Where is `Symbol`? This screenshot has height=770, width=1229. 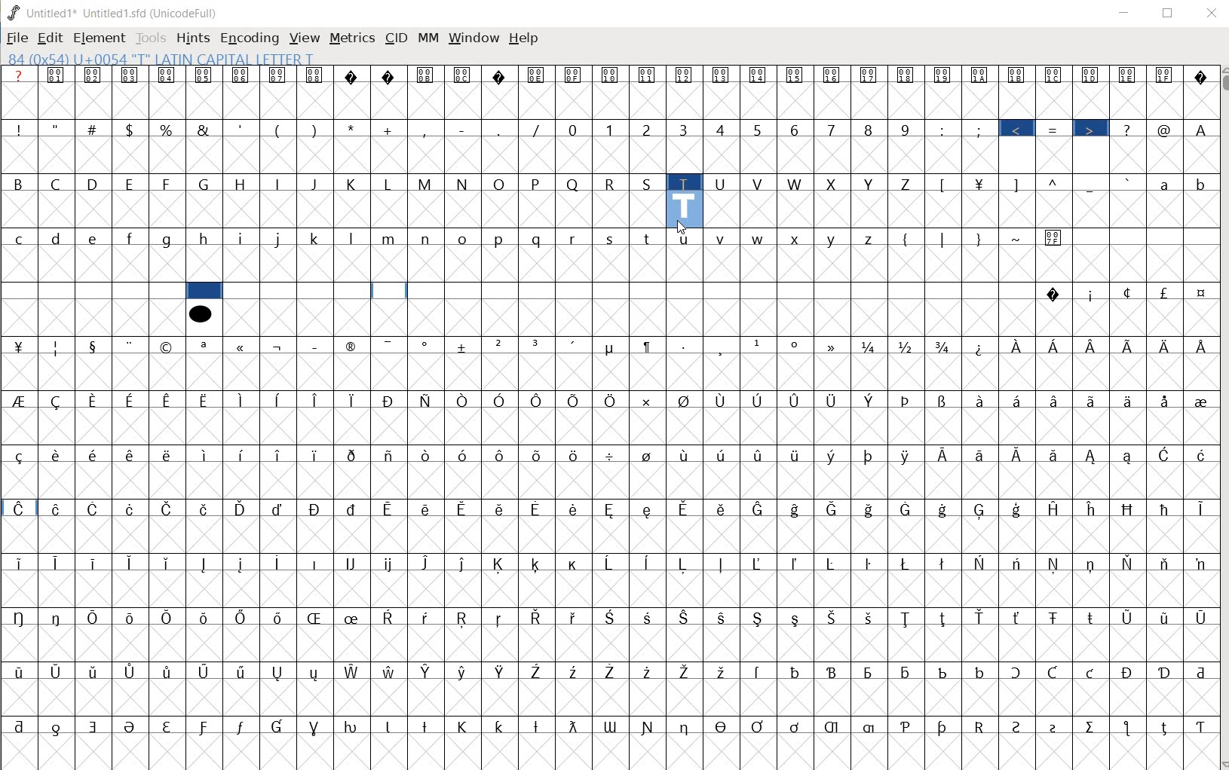
Symbol is located at coordinates (351, 454).